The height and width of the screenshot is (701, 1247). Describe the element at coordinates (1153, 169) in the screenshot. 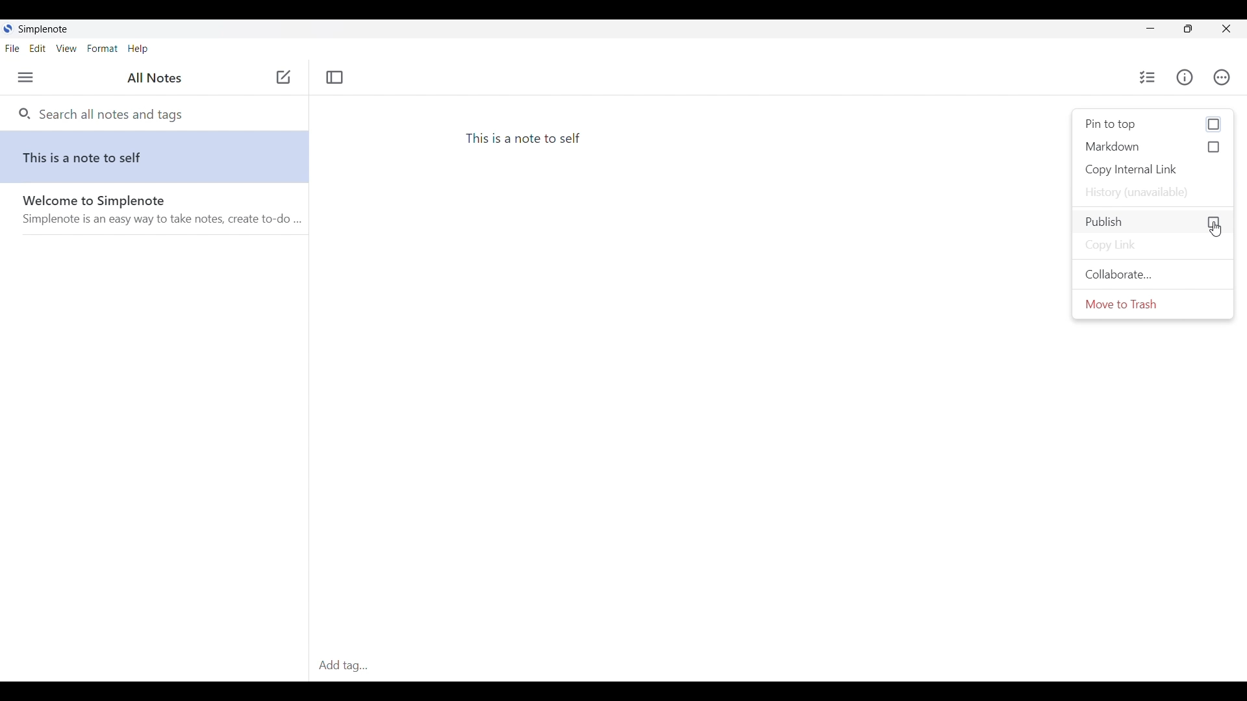

I see `Copy internal link` at that location.